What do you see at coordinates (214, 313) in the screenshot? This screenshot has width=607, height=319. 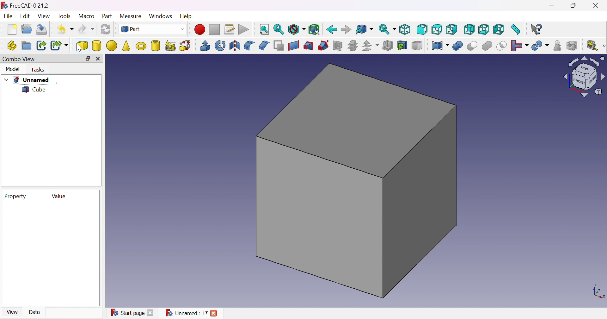 I see `Close` at bounding box center [214, 313].